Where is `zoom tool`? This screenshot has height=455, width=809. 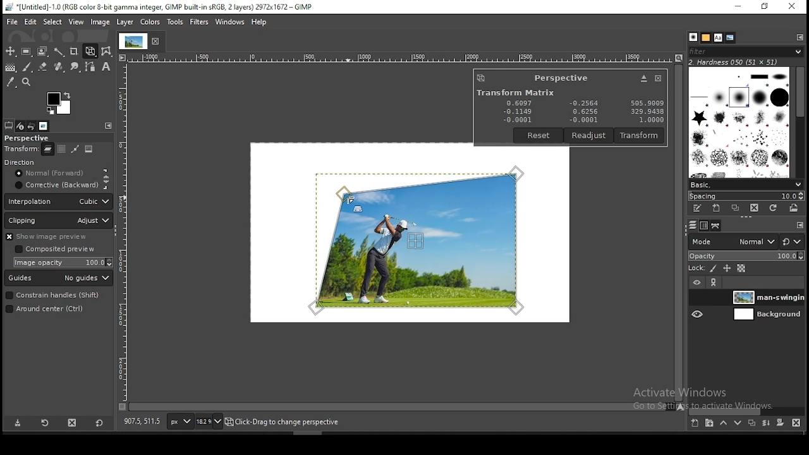 zoom tool is located at coordinates (27, 83).